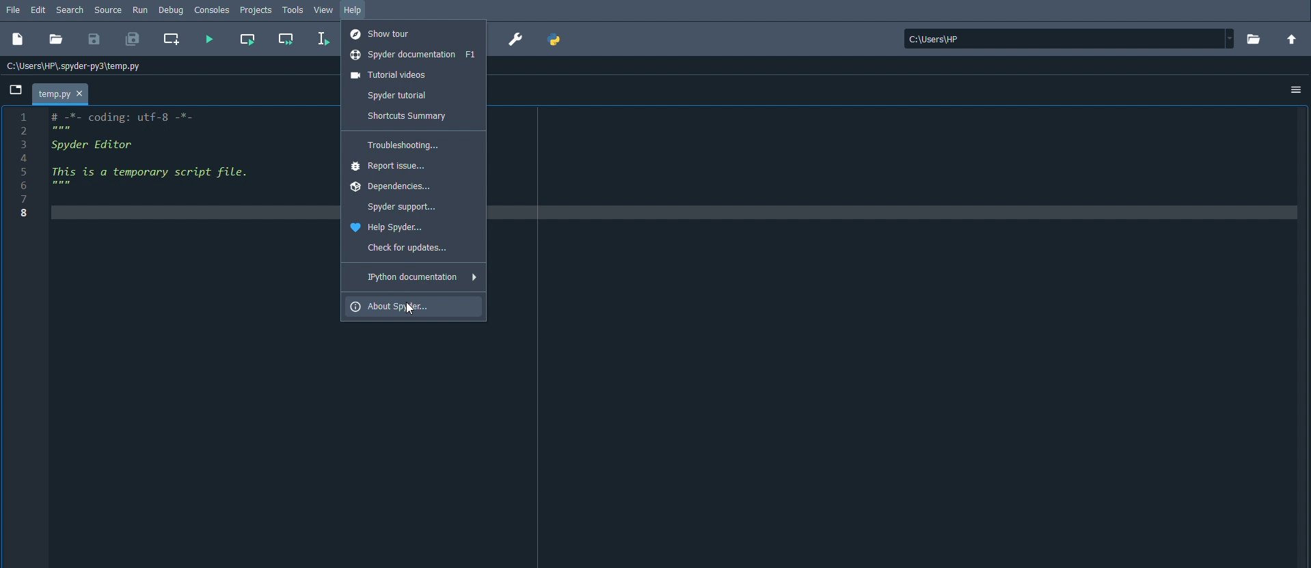 The width and height of the screenshot is (1311, 568). I want to click on Browse tabs, so click(15, 90).